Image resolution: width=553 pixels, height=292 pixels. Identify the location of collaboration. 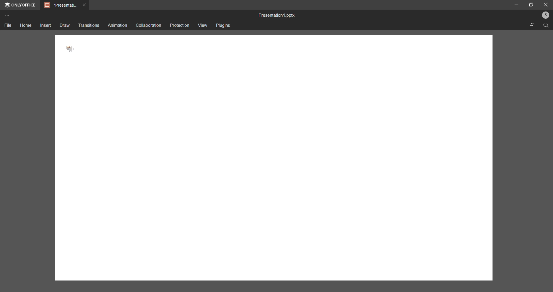
(148, 25).